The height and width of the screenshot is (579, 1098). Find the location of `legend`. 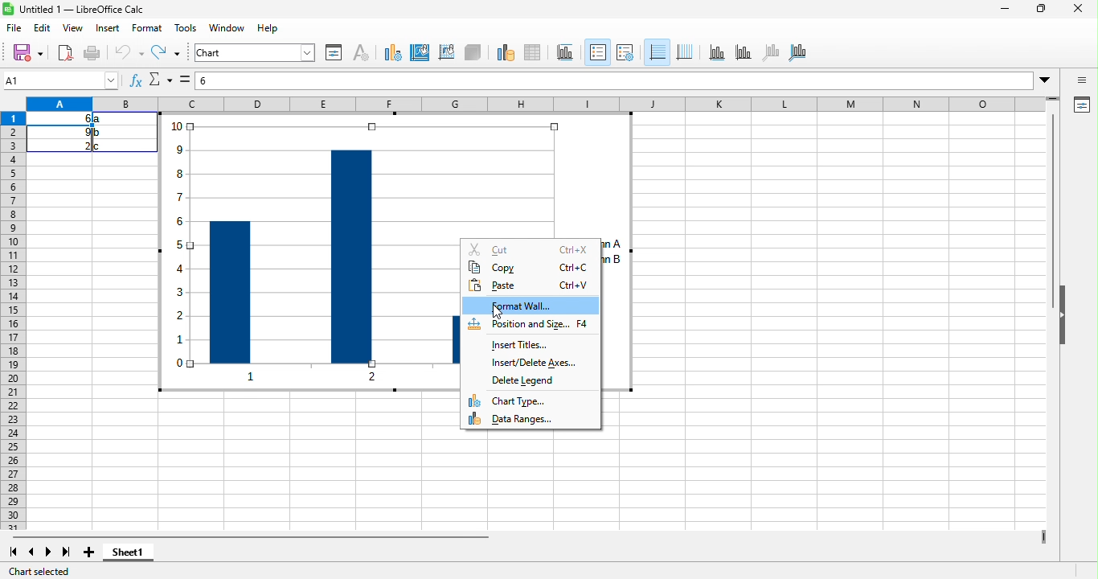

legend is located at coordinates (597, 51).